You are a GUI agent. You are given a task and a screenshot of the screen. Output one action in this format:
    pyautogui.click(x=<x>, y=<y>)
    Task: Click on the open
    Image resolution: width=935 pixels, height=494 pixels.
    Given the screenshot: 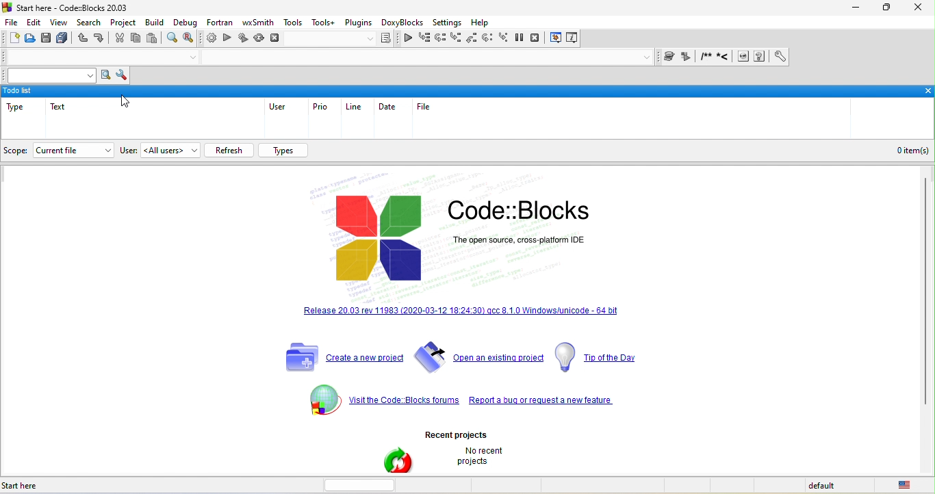 What is the action you would take?
    pyautogui.click(x=31, y=38)
    